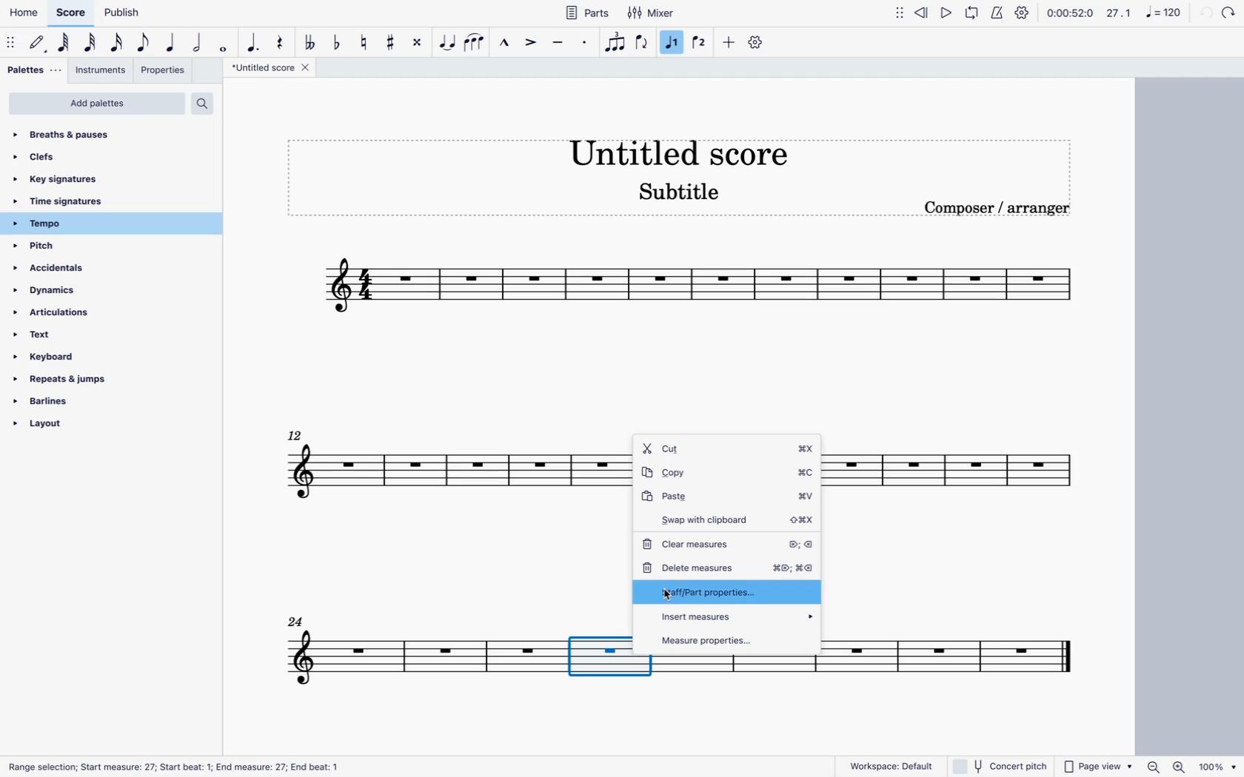  What do you see at coordinates (58, 181) in the screenshot?
I see `key signatures` at bounding box center [58, 181].